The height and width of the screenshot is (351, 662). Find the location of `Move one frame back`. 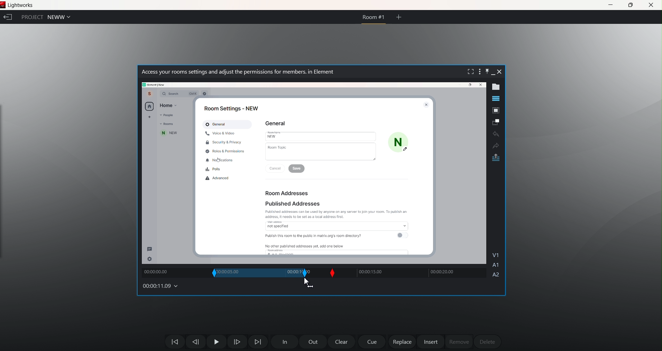

Move one frame back is located at coordinates (194, 342).